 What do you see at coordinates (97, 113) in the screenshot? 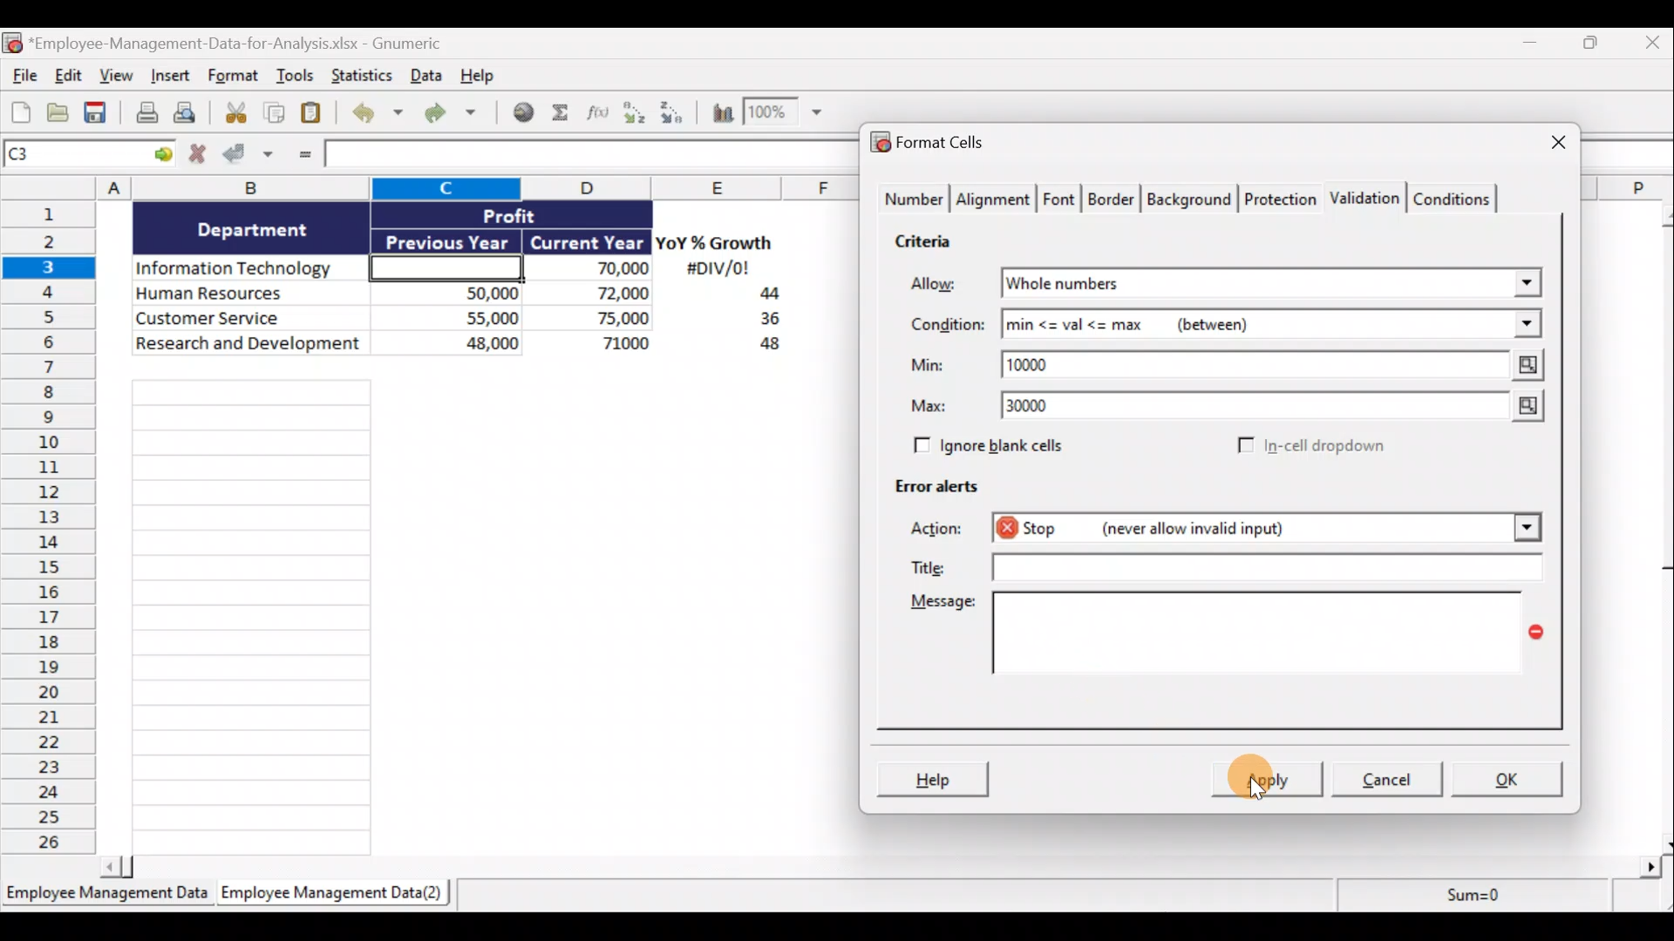
I see `Save current workbook` at bounding box center [97, 113].